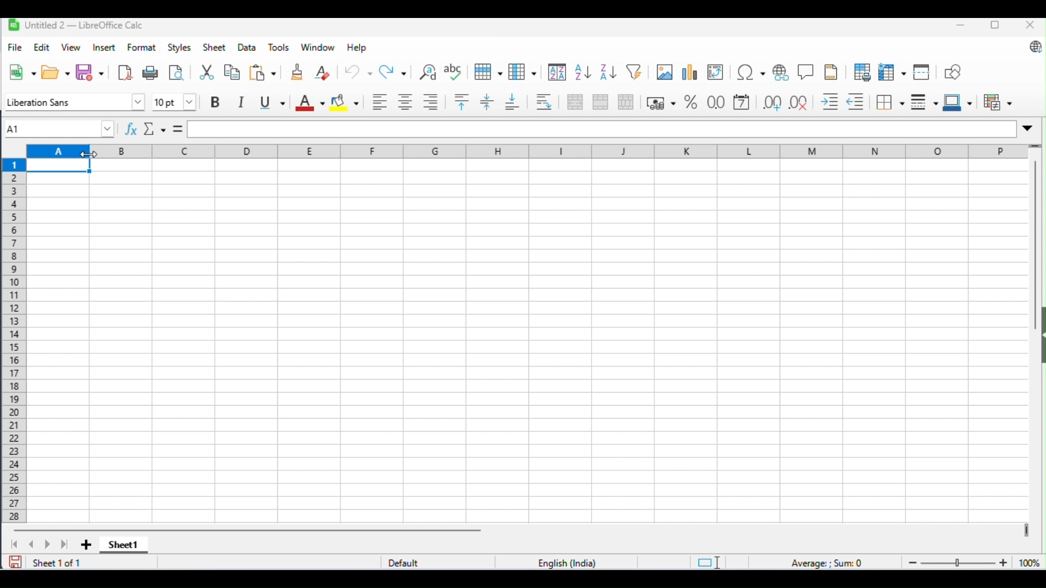 The image size is (1046, 588). Describe the element at coordinates (65, 545) in the screenshot. I see `last sheet` at that location.